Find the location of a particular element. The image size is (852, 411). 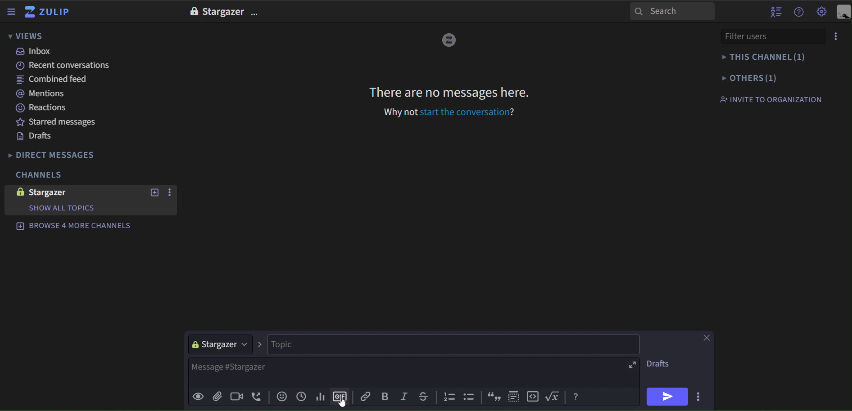

hide user list is located at coordinates (776, 11).